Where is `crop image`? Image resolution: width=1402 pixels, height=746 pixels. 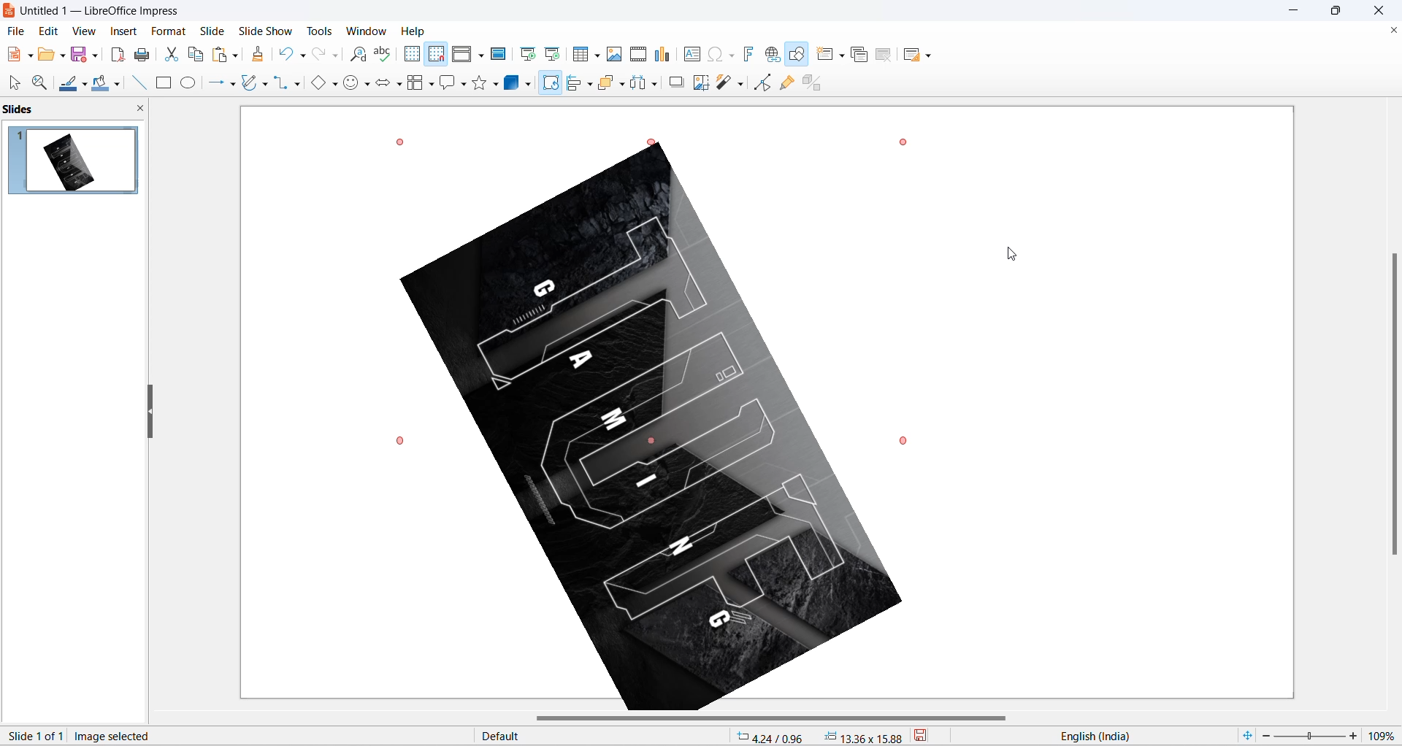 crop image is located at coordinates (700, 83).